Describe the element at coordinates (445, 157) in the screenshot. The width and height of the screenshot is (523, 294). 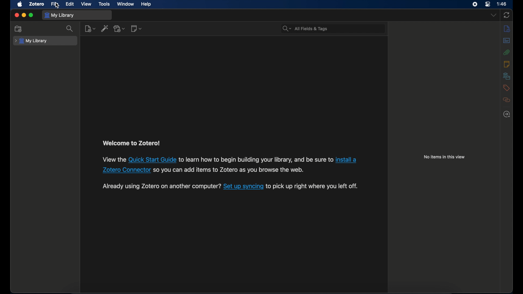
I see `no items in this view` at that location.